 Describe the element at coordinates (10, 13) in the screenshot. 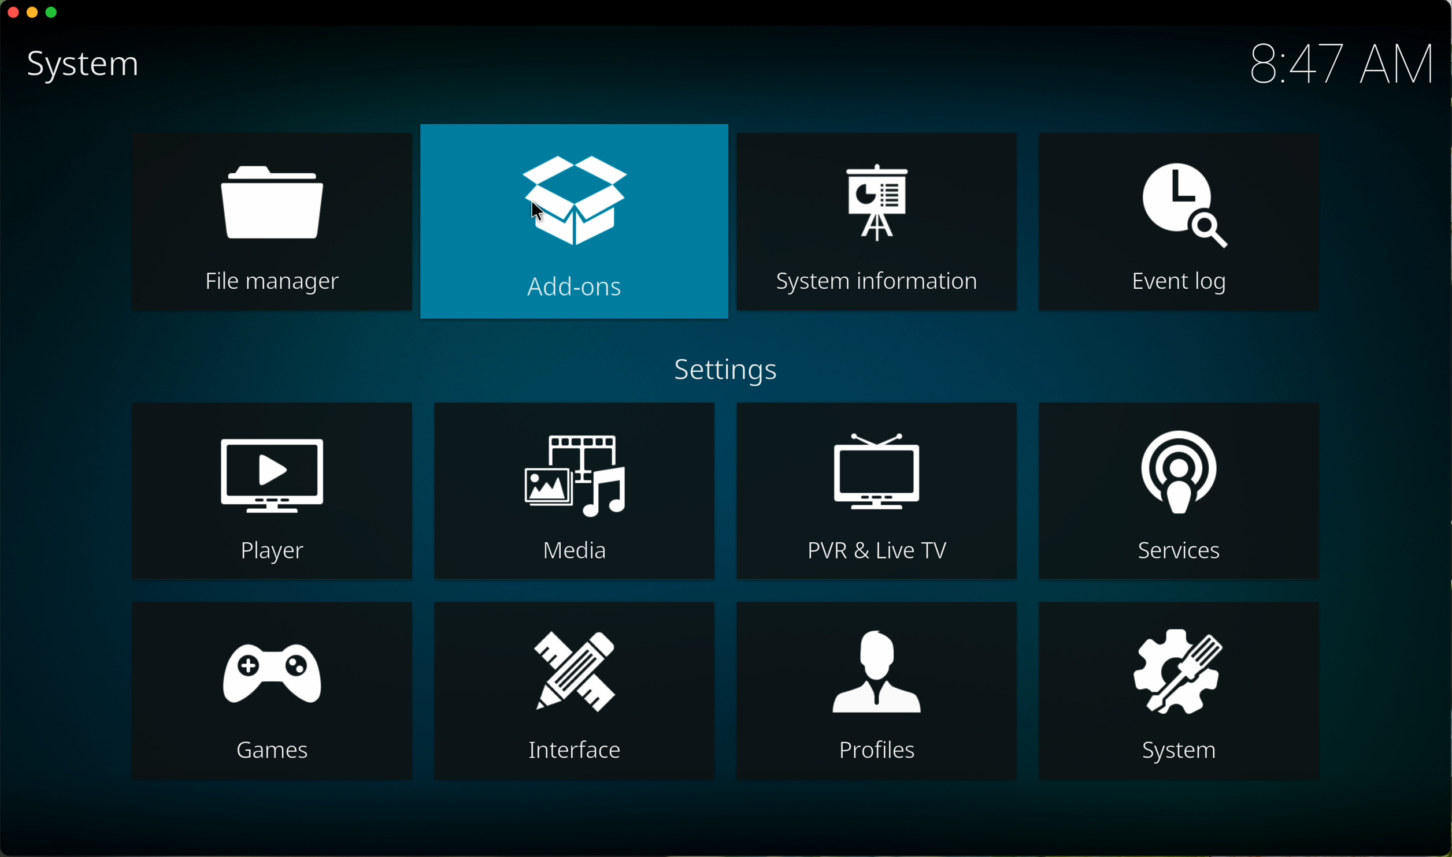

I see `close` at that location.